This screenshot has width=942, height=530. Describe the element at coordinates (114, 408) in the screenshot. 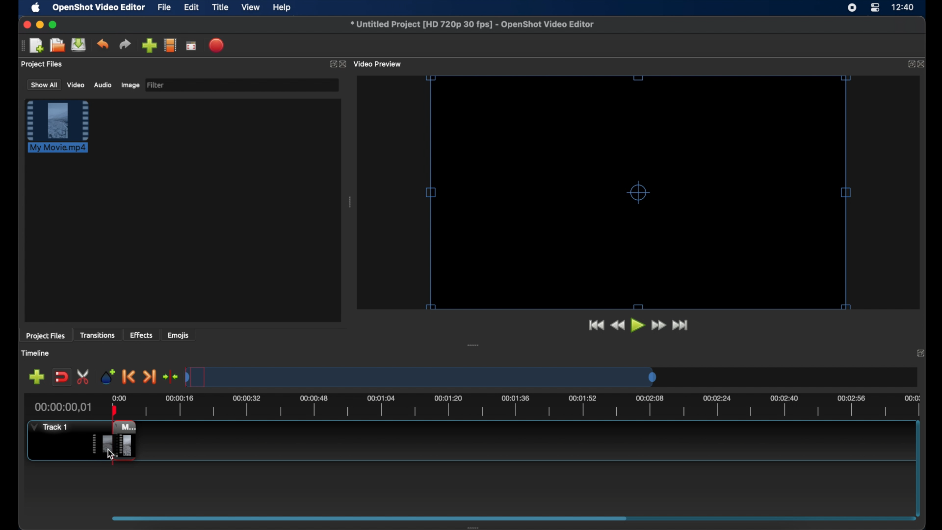

I see `playhead` at that location.